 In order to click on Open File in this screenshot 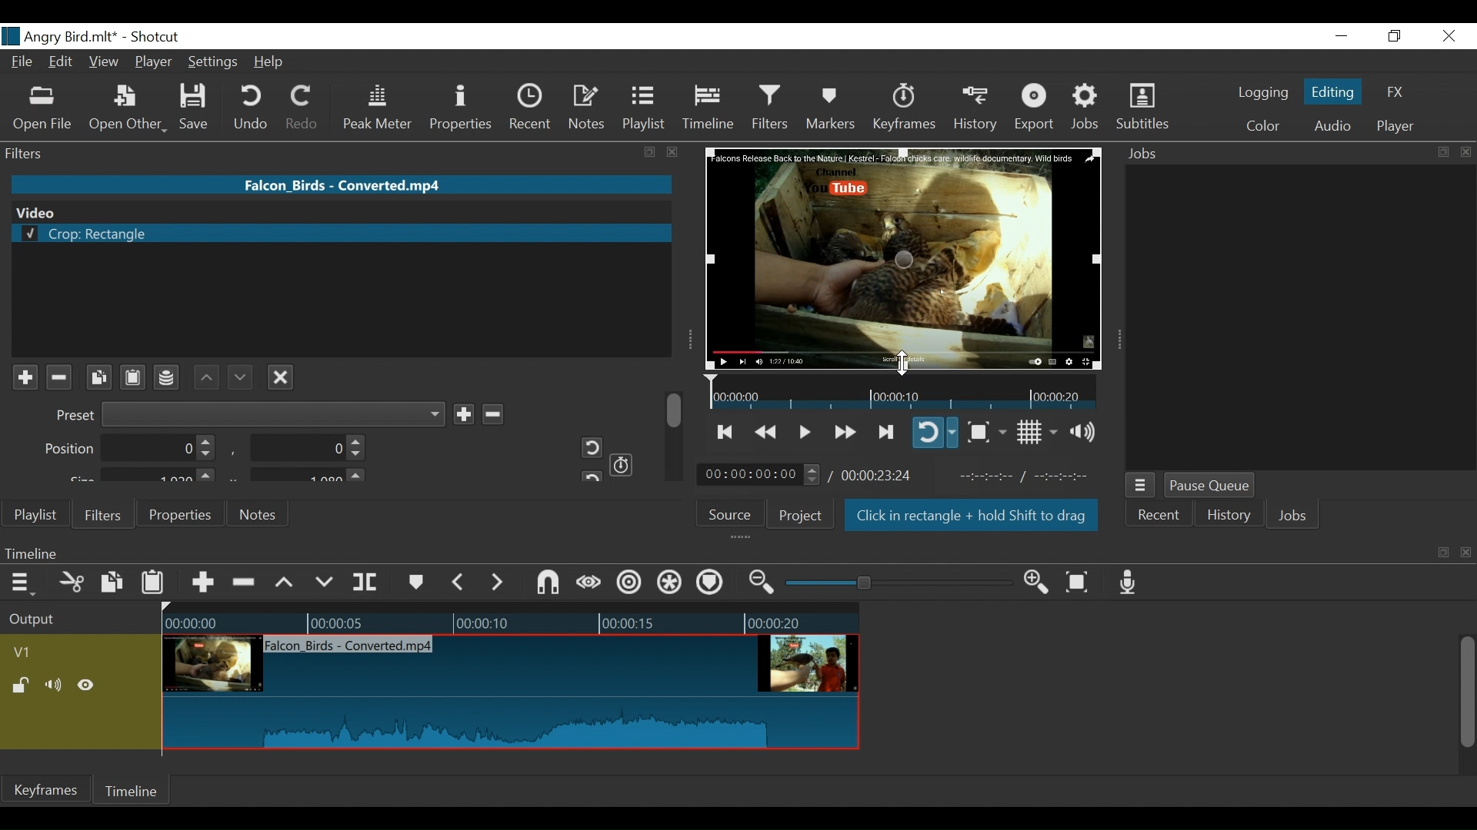, I will do `click(43, 110)`.